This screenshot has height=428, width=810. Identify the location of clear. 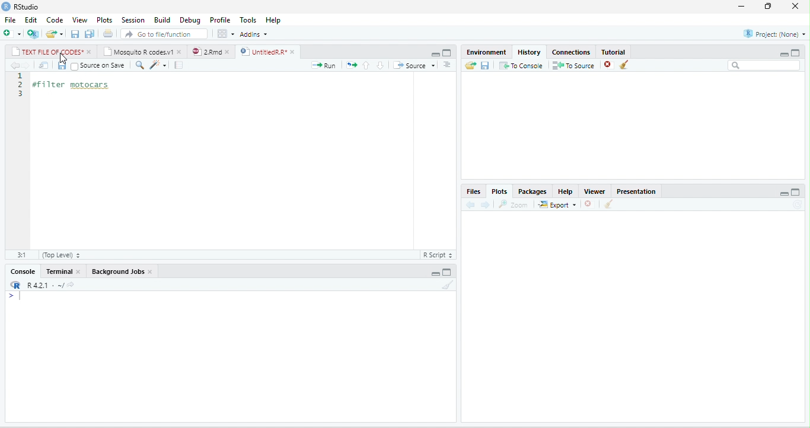
(624, 64).